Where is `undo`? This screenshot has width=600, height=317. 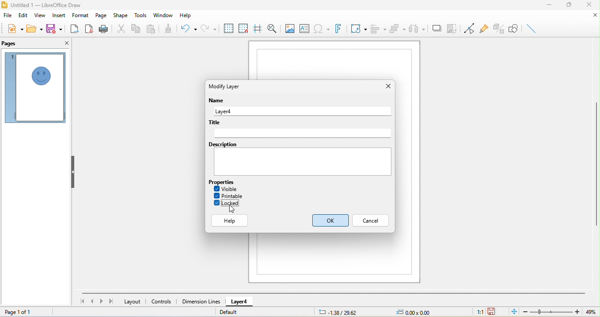
undo is located at coordinates (189, 29).